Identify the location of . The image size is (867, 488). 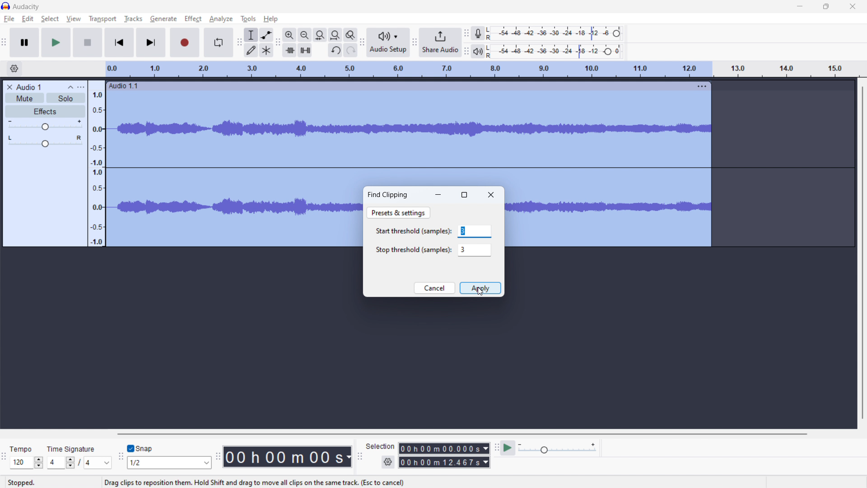
(238, 42).